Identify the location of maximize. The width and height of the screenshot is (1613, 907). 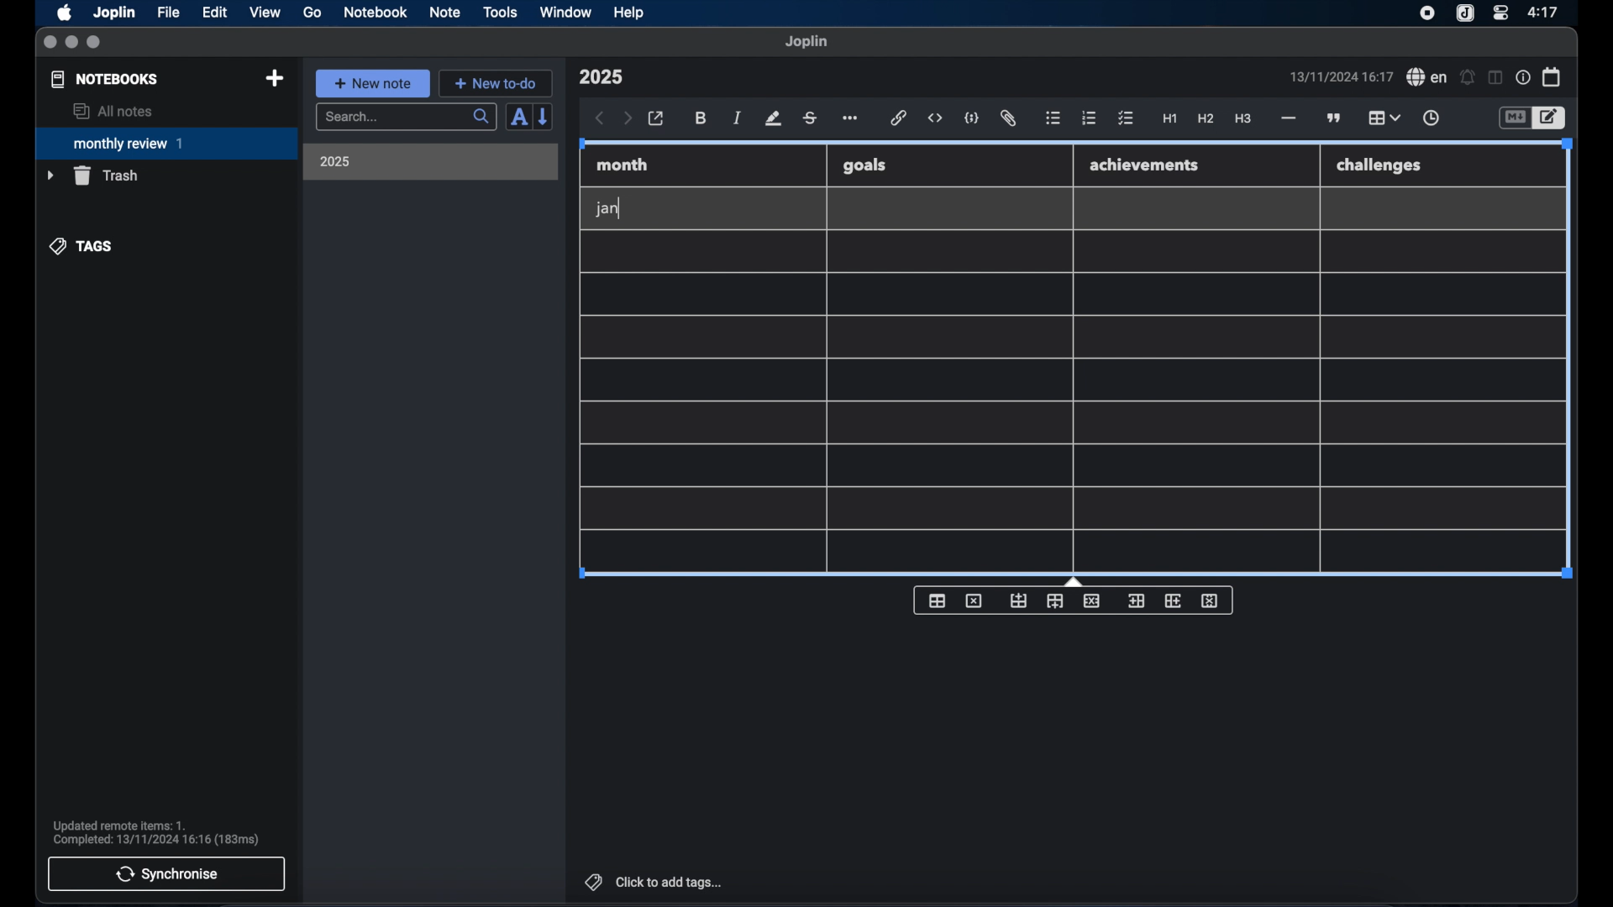
(95, 43).